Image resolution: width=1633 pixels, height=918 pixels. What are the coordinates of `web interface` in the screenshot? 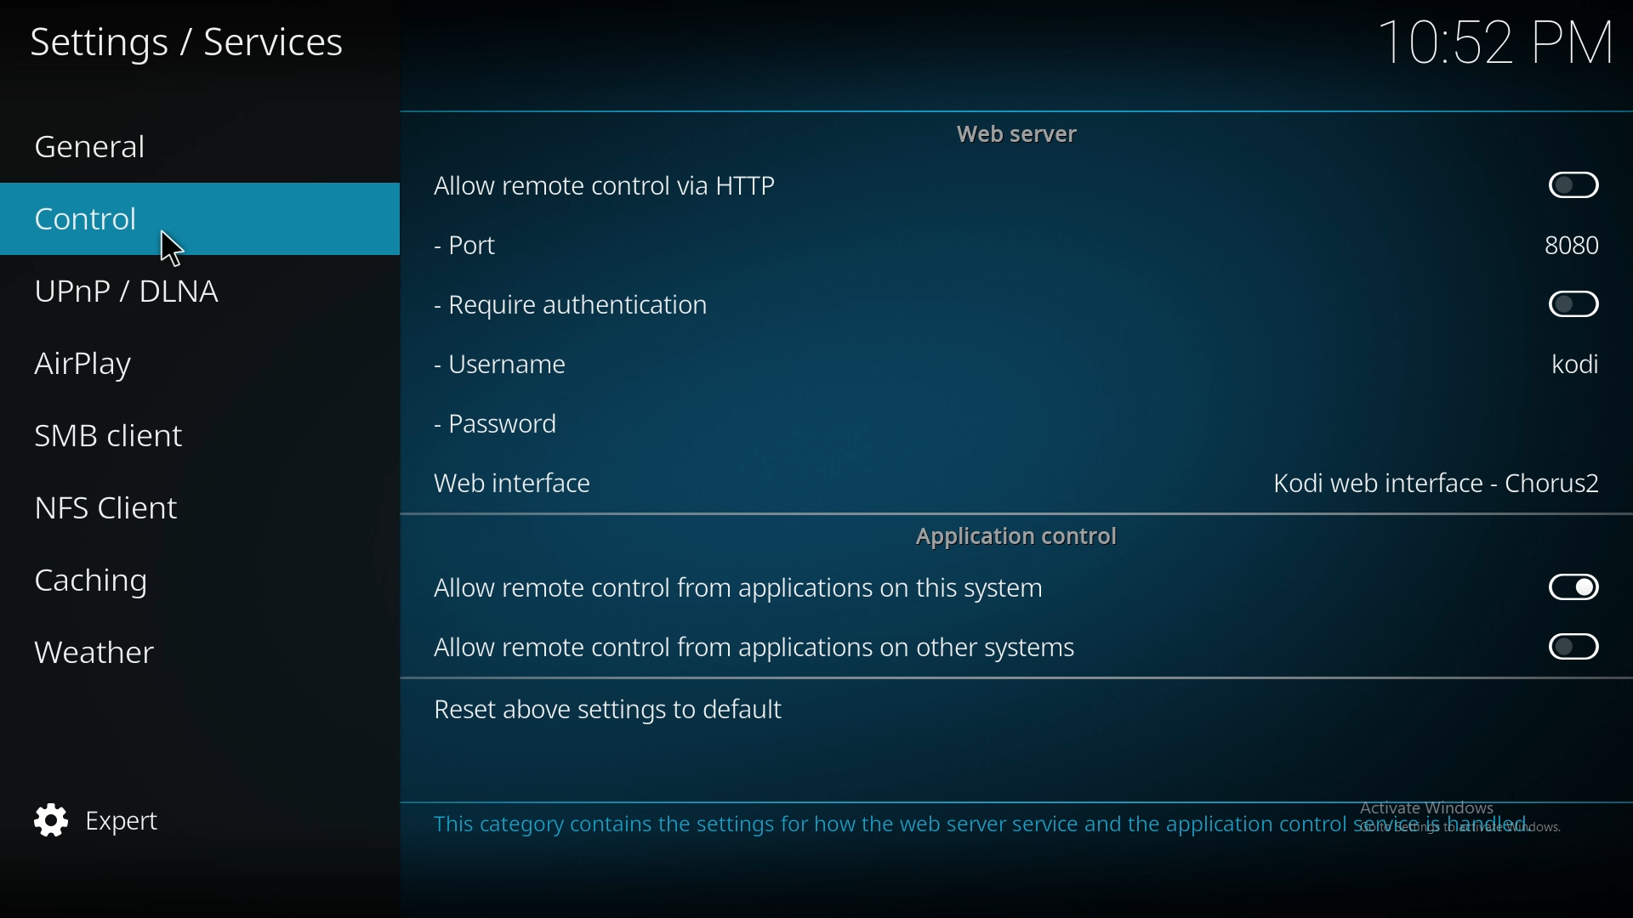 It's located at (1440, 484).